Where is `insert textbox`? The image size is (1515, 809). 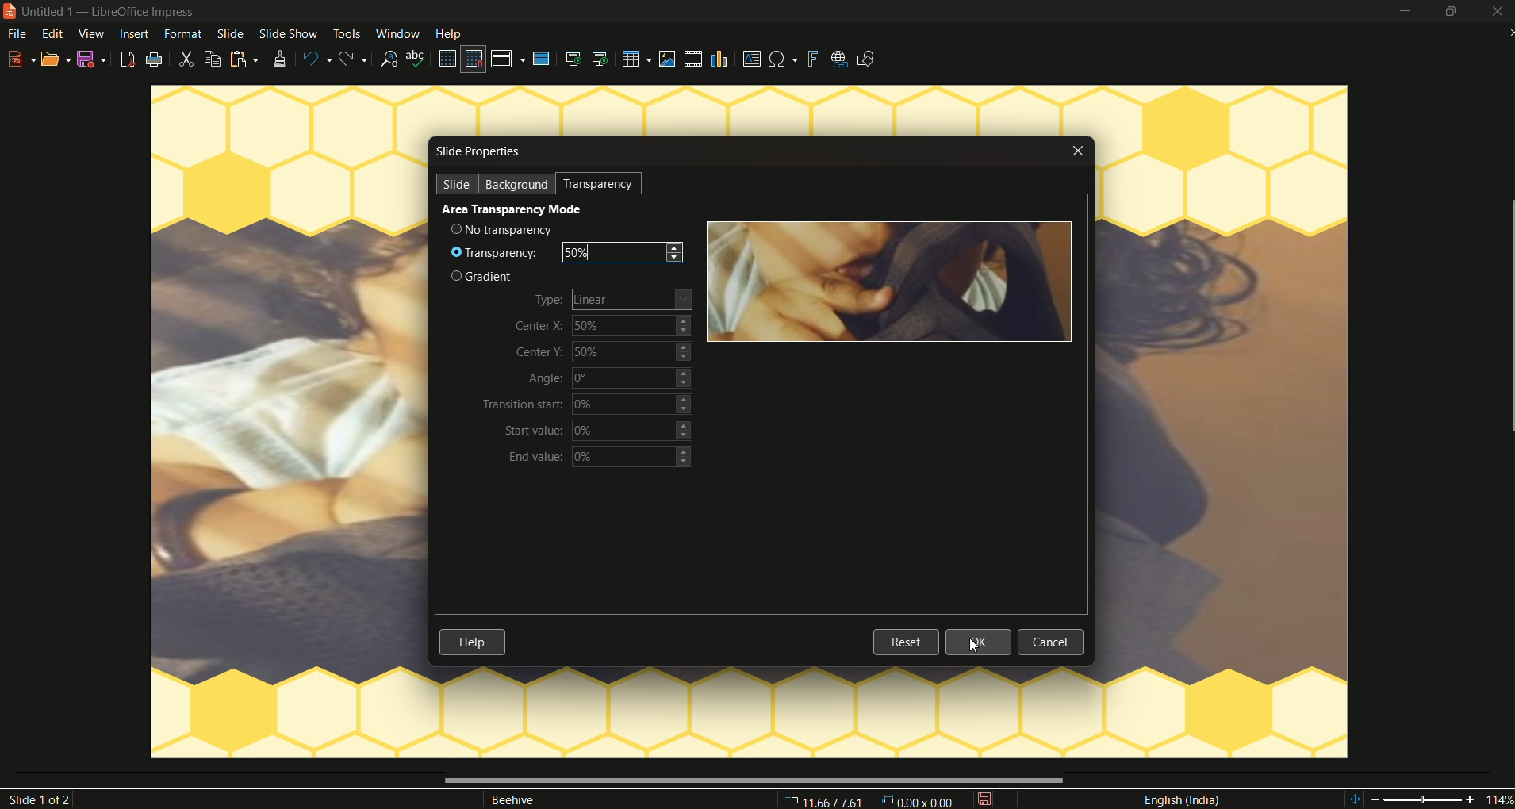 insert textbox is located at coordinates (751, 58).